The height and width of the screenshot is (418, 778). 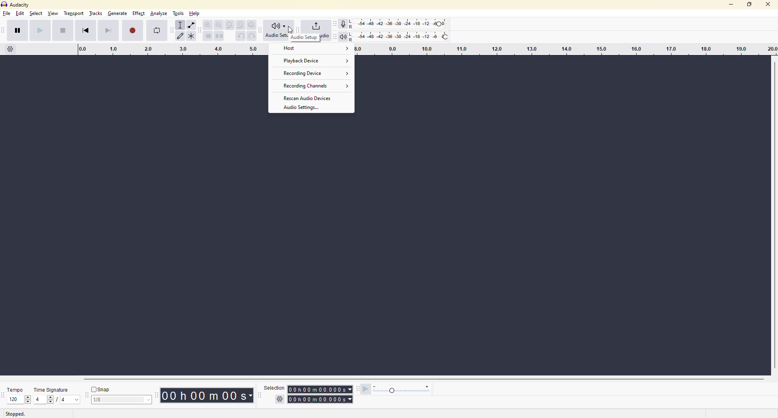 What do you see at coordinates (190, 13) in the screenshot?
I see `help` at bounding box center [190, 13].